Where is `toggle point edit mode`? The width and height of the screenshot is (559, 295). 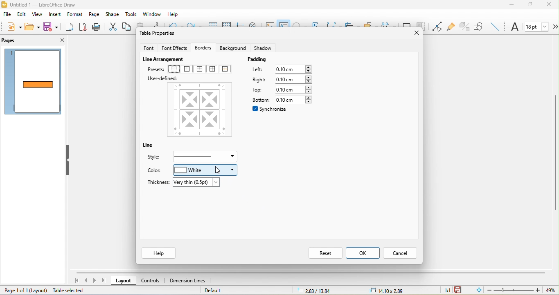
toggle point edit mode is located at coordinates (438, 27).